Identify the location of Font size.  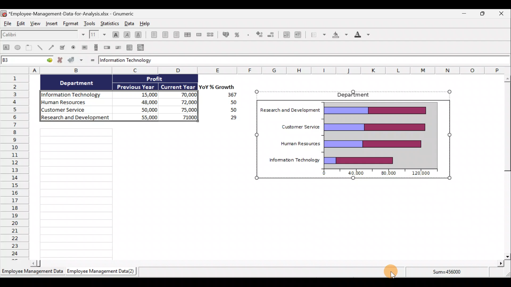
(99, 35).